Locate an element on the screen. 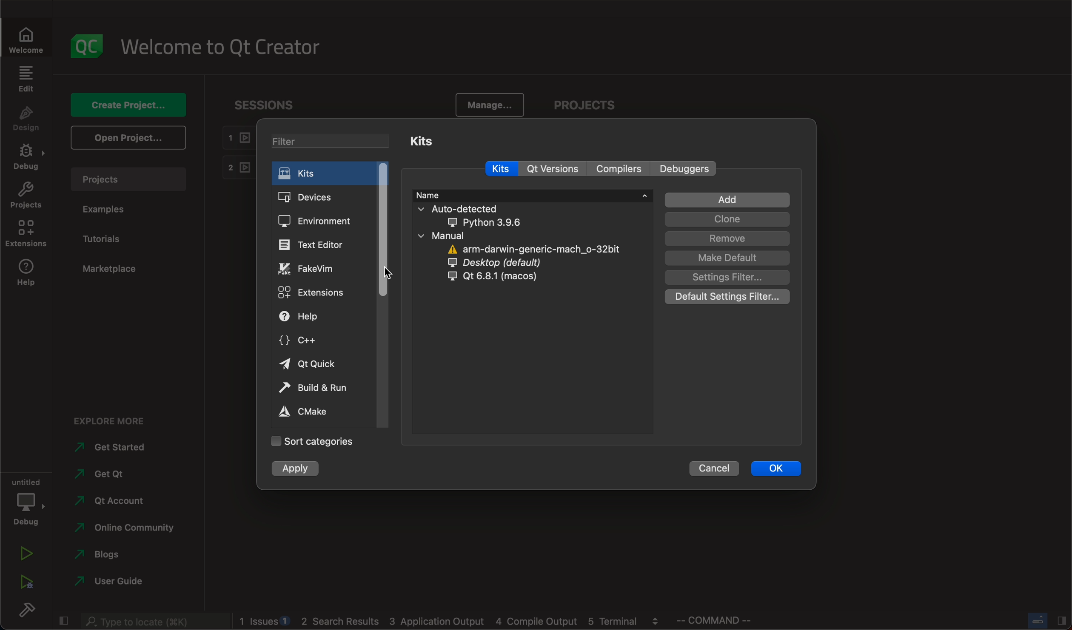 Image resolution: width=1072 pixels, height=630 pixels. editor is located at coordinates (319, 245).